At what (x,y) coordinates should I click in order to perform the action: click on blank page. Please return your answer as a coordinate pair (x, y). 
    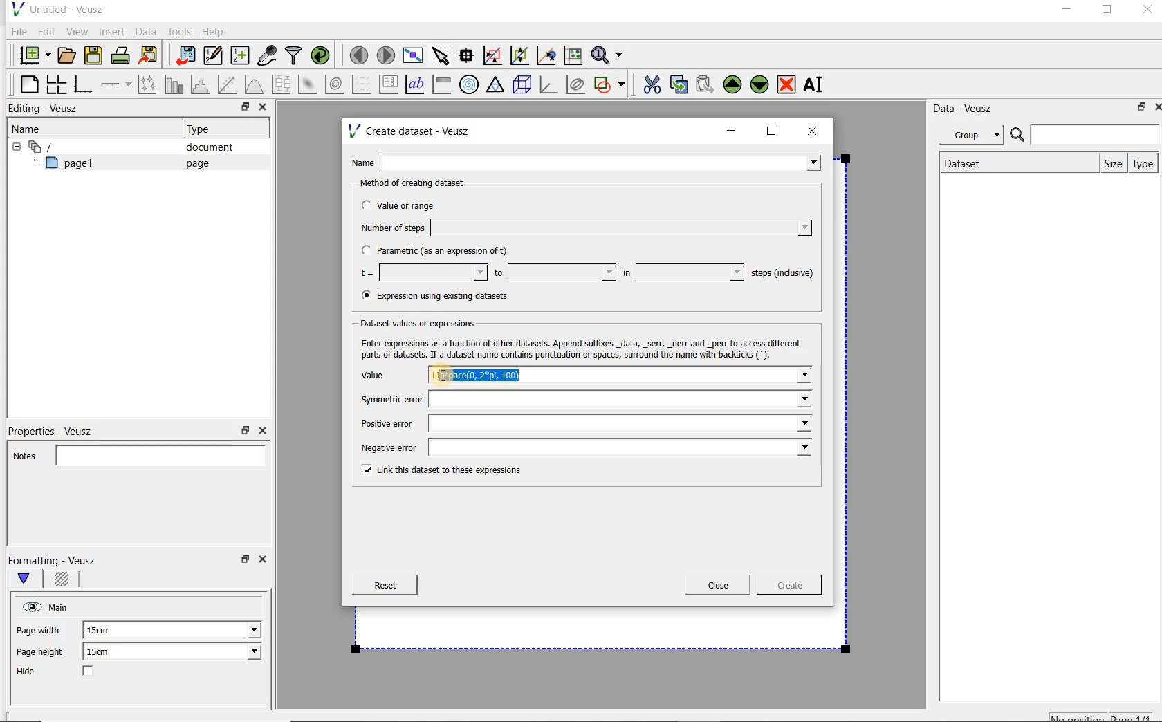
    Looking at the image, I should click on (27, 82).